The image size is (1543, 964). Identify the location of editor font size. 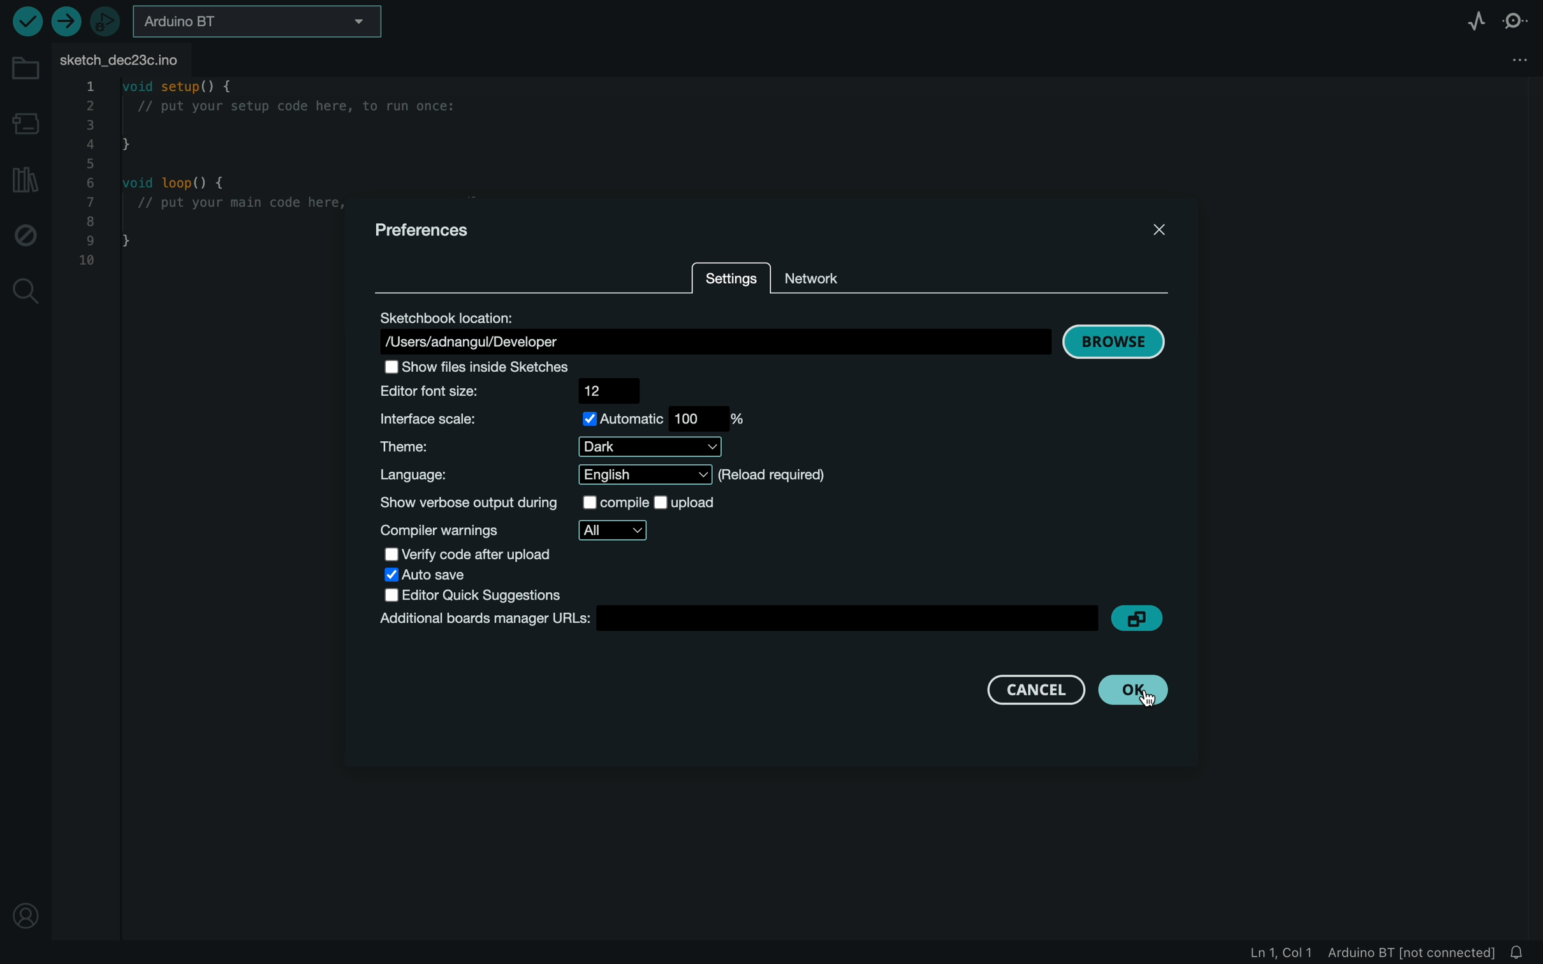
(504, 390).